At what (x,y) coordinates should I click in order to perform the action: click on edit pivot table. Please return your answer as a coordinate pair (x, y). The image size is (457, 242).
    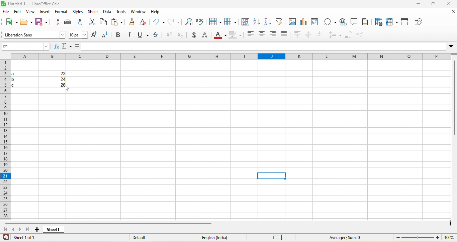
    Looking at the image, I should click on (315, 22).